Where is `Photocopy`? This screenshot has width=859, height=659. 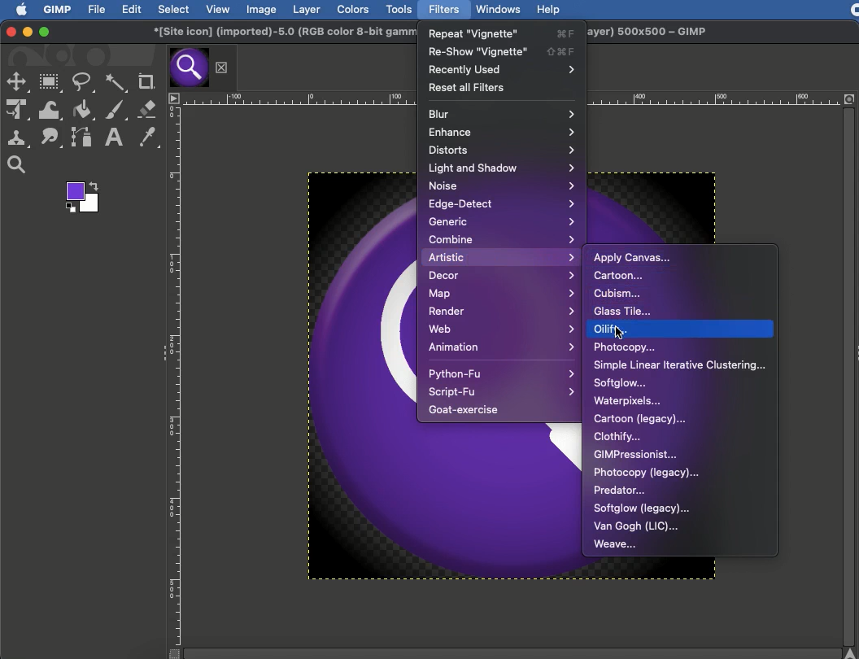 Photocopy is located at coordinates (625, 348).